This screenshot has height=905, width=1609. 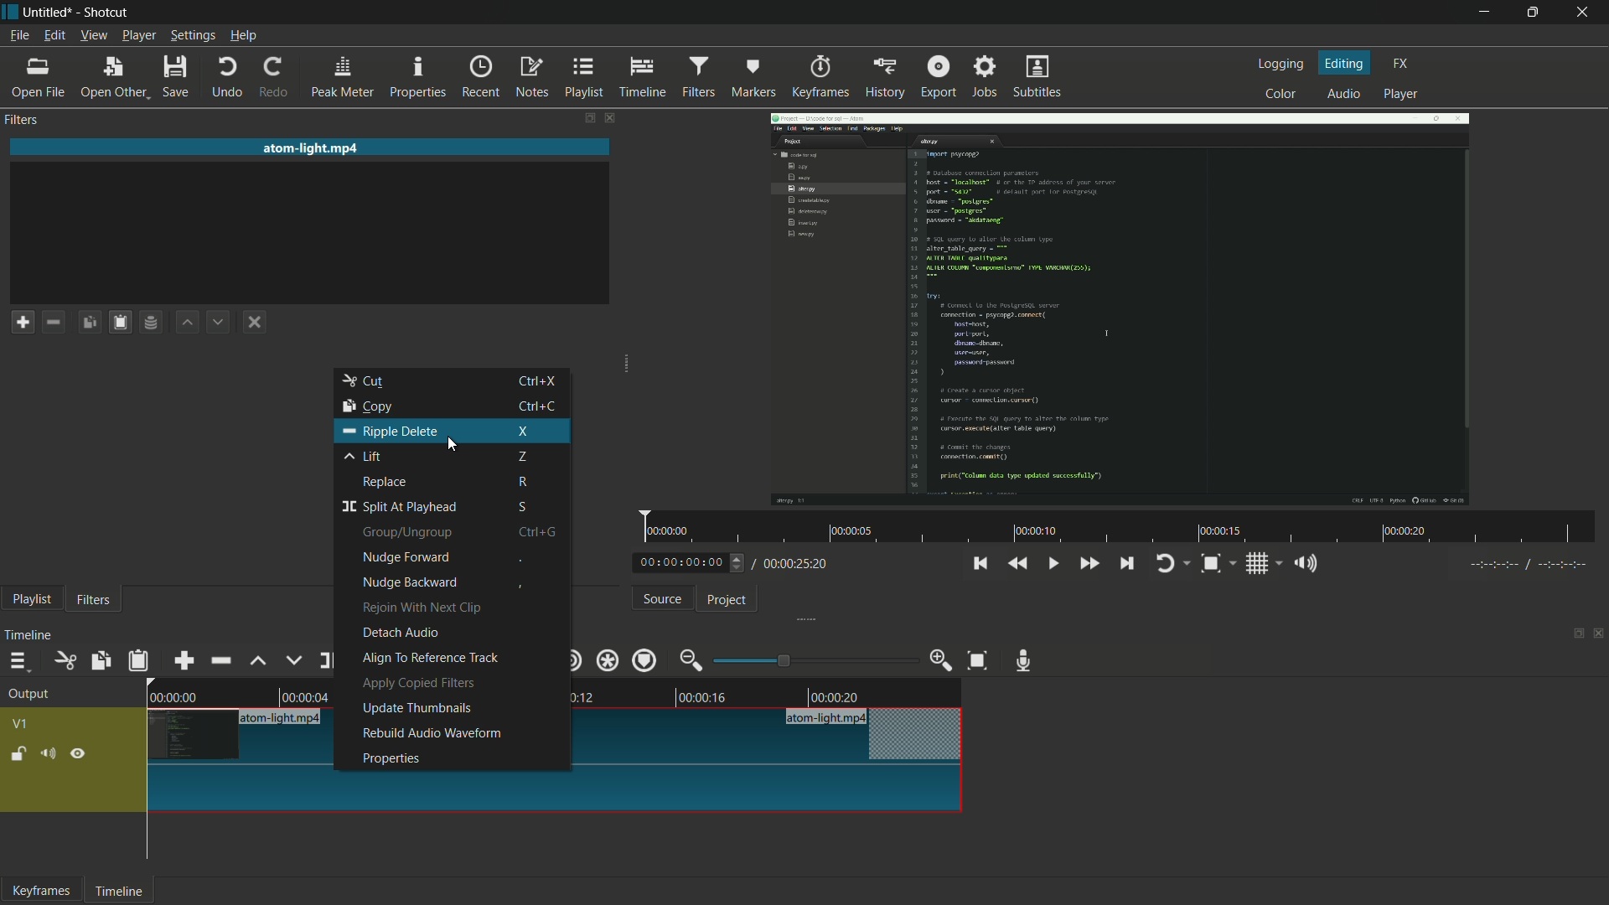 I want to click on properties, so click(x=391, y=759).